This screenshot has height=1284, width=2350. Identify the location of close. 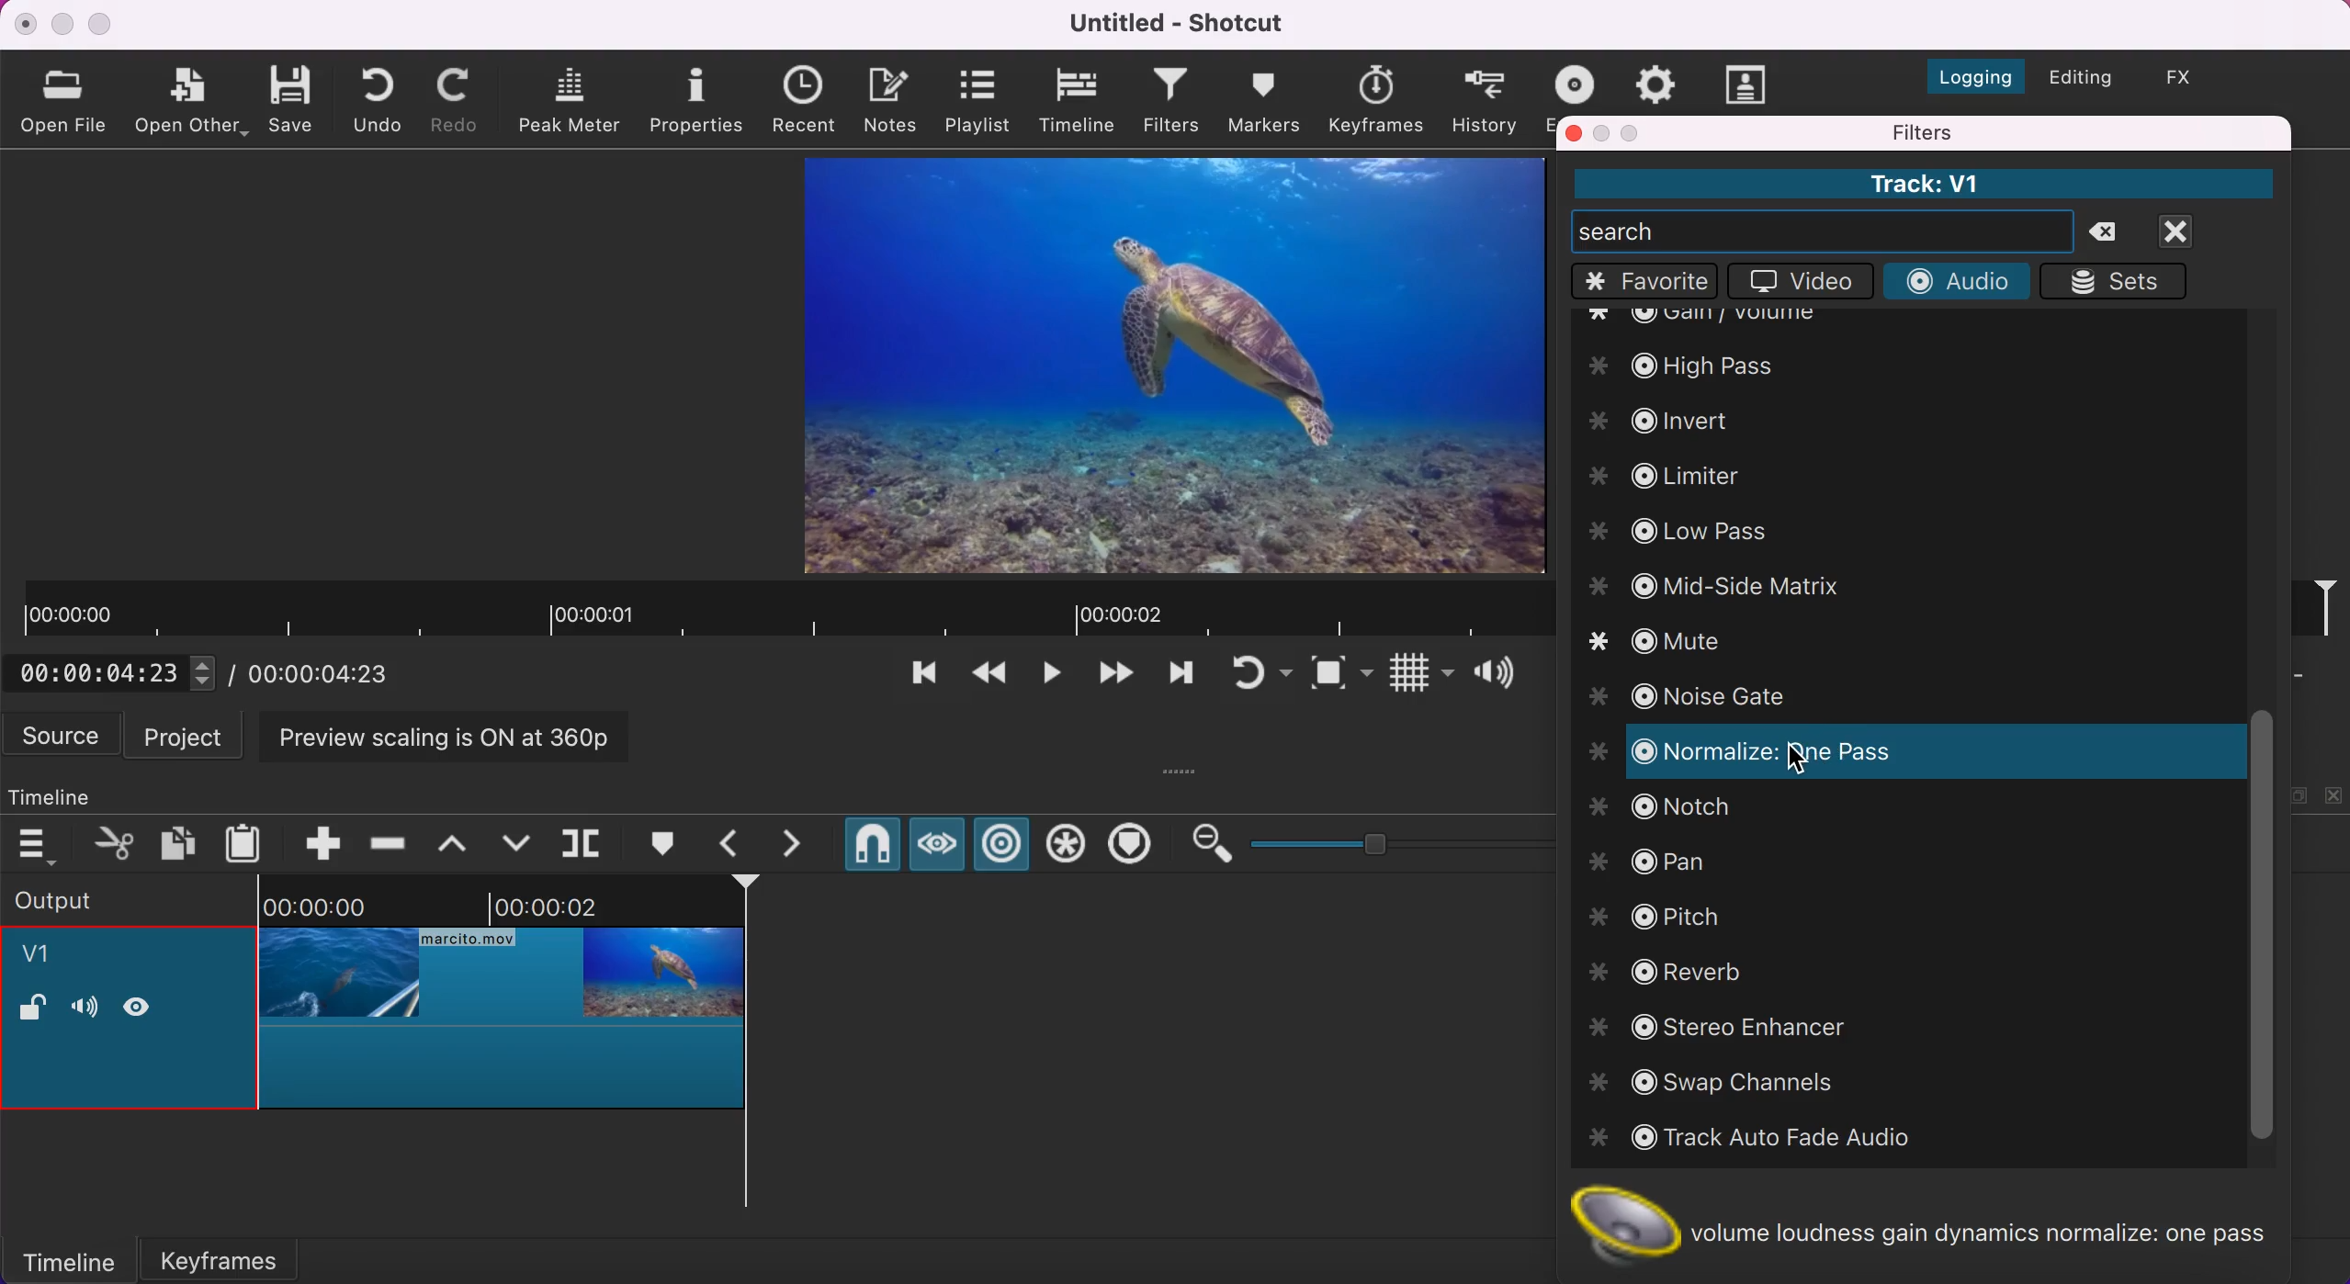
(2197, 231).